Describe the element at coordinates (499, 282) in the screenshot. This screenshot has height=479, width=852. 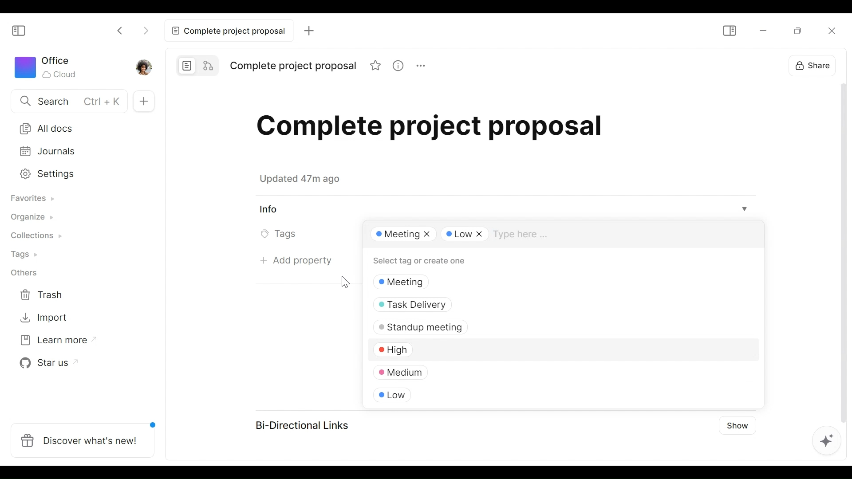
I see `tags` at that location.